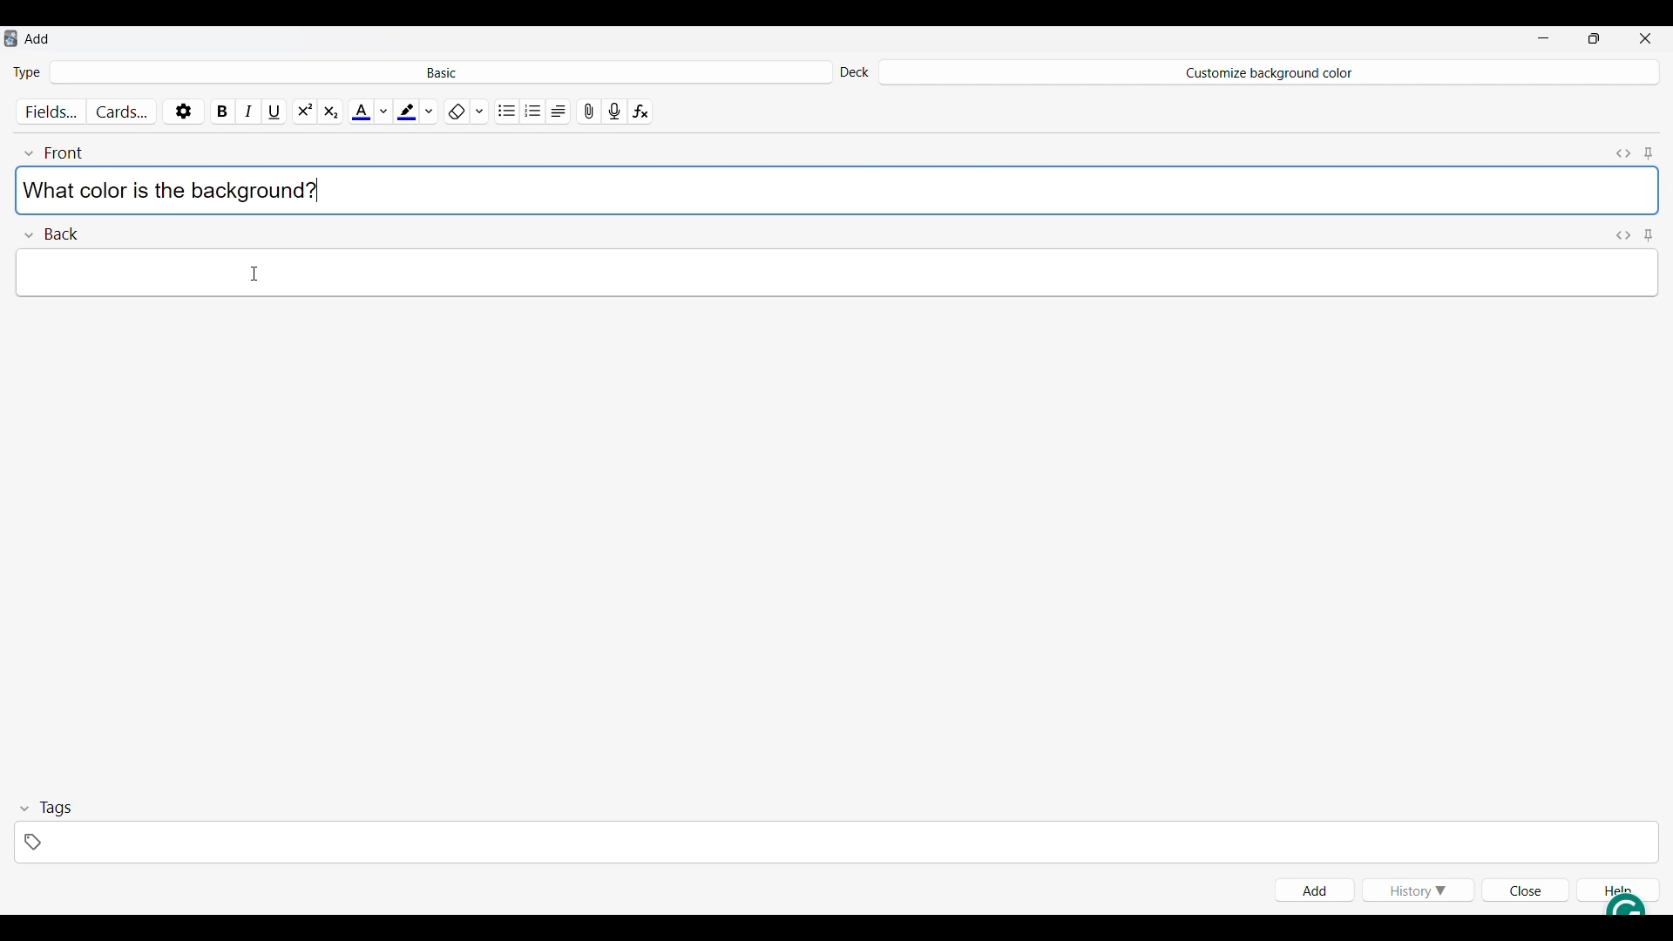  What do you see at coordinates (406, 108) in the screenshot?
I see `Selected highlight color` at bounding box center [406, 108].